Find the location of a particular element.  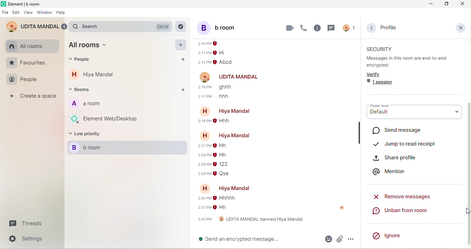

sending message time is located at coordinates (201, 156).